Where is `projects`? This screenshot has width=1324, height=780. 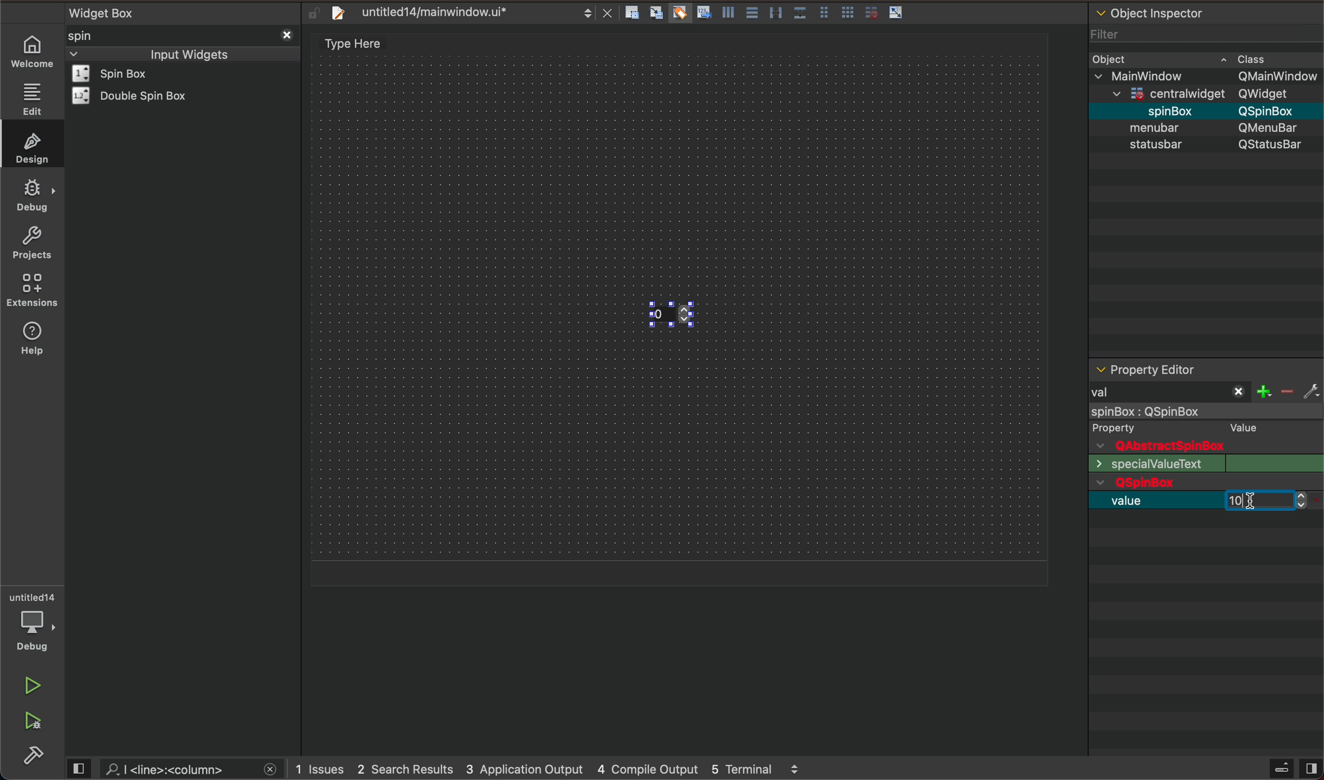
projects is located at coordinates (31, 242).